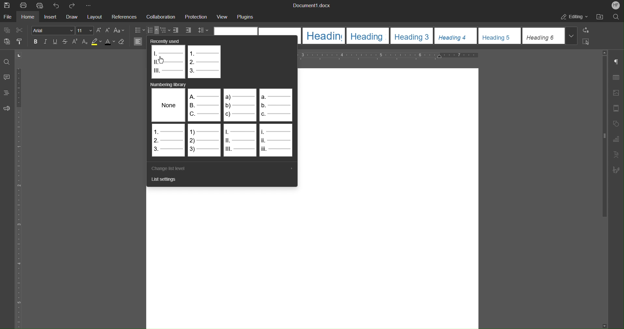 Image resolution: width=624 pixels, height=329 pixels. I want to click on Open File Location, so click(599, 17).